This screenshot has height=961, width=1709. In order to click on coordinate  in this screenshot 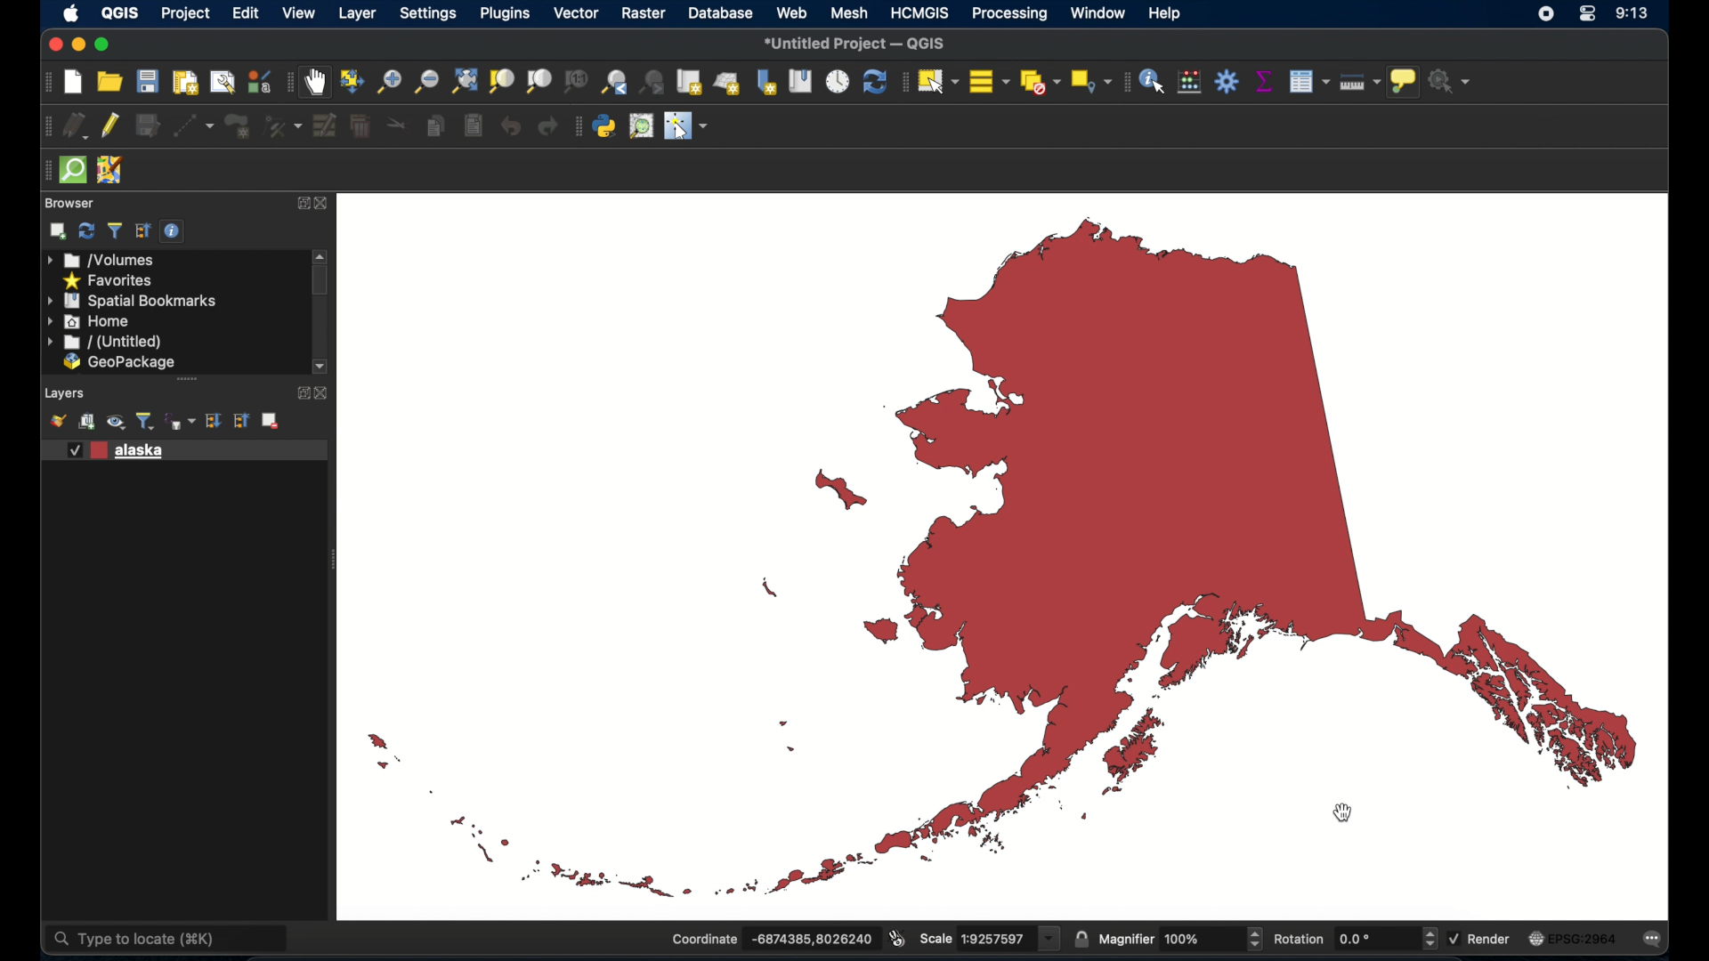, I will do `click(788, 934)`.